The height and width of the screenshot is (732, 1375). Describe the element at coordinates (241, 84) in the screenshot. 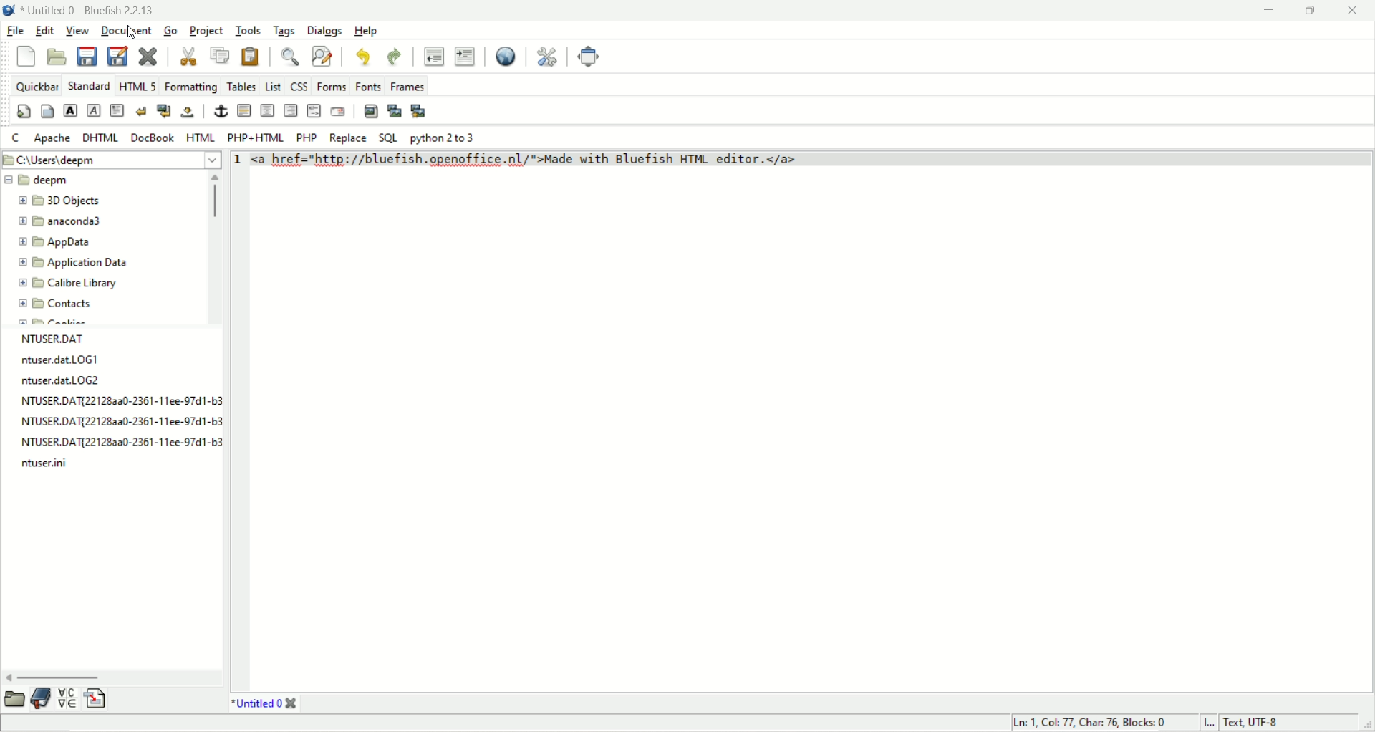

I see `tables` at that location.